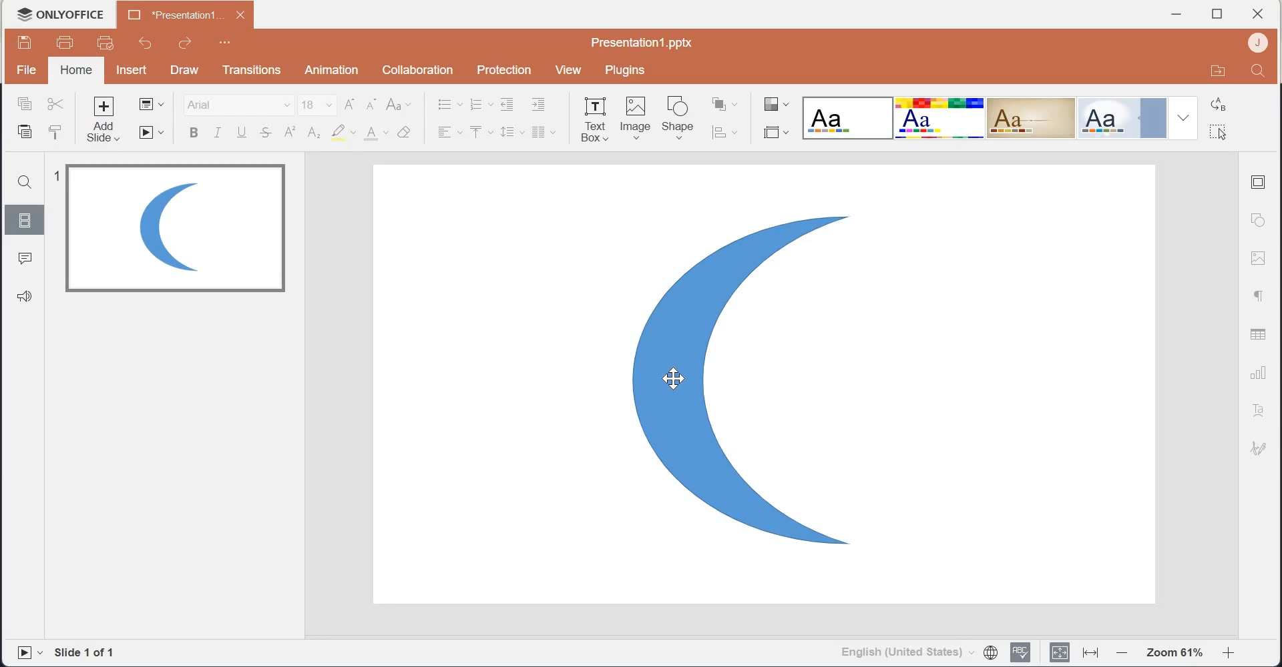 The image size is (1282, 667). What do you see at coordinates (312, 133) in the screenshot?
I see `Subscript` at bounding box center [312, 133].